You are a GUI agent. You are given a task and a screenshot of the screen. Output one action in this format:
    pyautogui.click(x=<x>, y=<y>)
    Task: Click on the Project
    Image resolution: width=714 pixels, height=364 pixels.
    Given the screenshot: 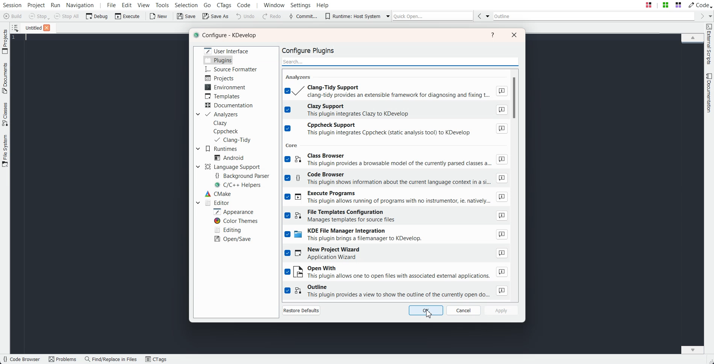 What is the action you would take?
    pyautogui.click(x=5, y=41)
    